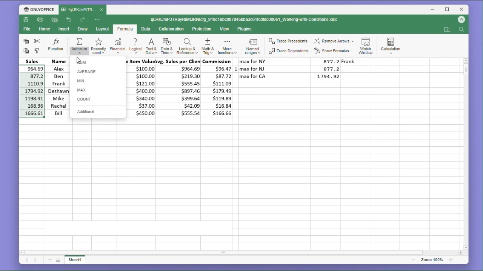 This screenshot has height=271, width=483. I want to click on remove arrows, so click(334, 40).